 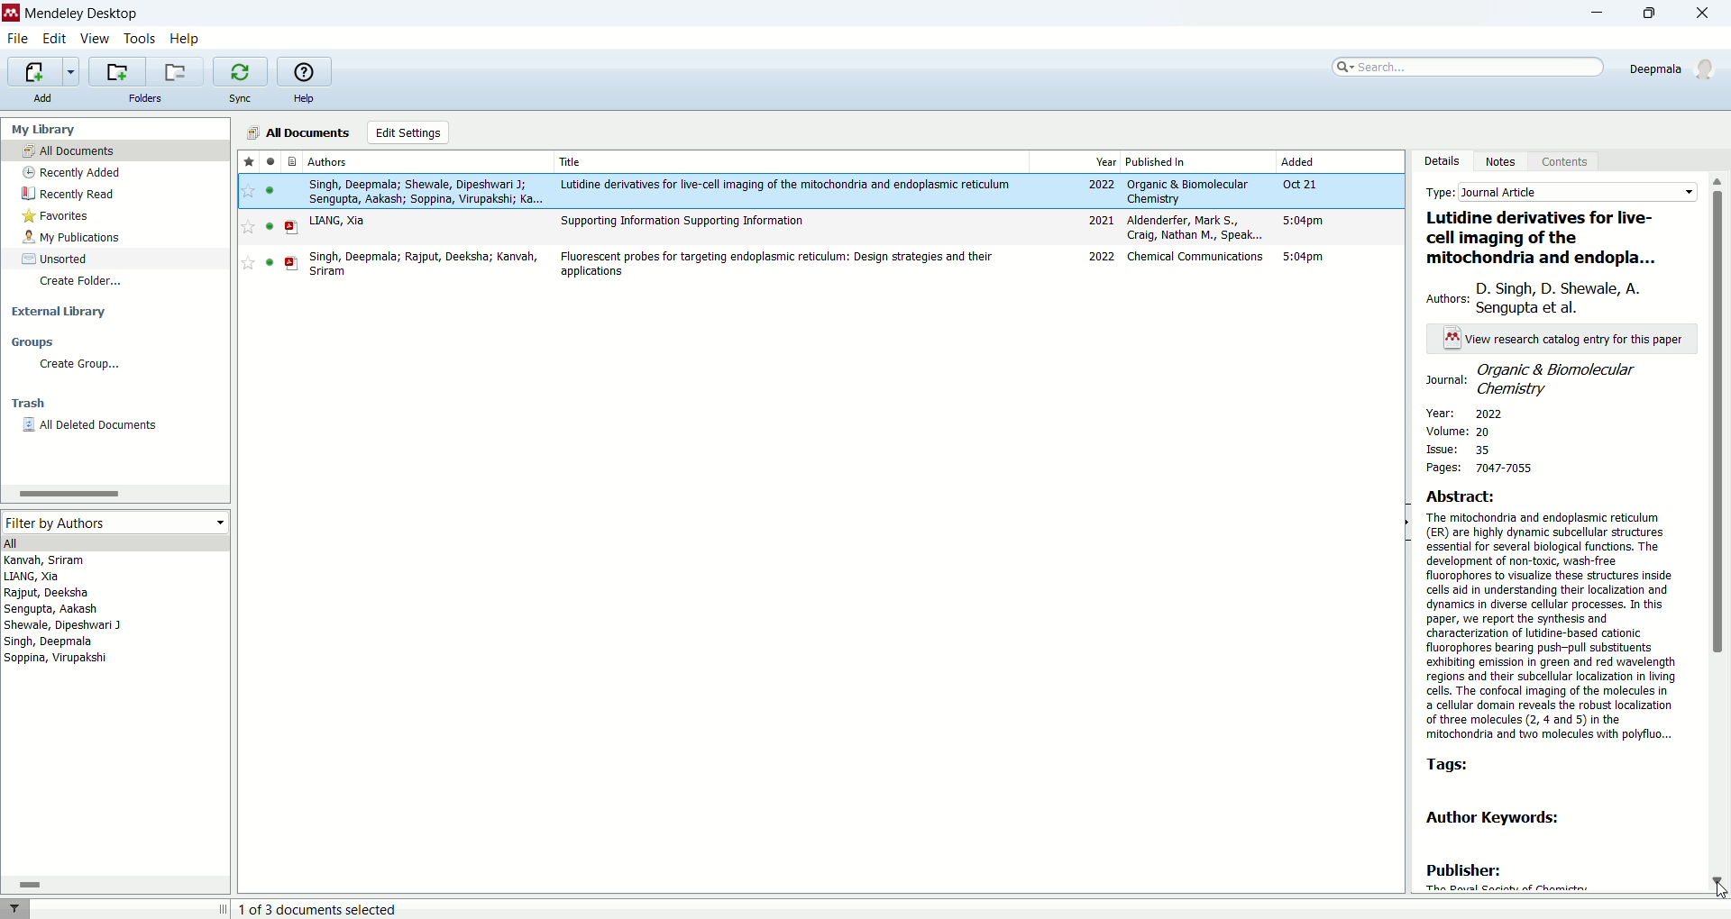 What do you see at coordinates (1505, 160) in the screenshot?
I see `notes` at bounding box center [1505, 160].